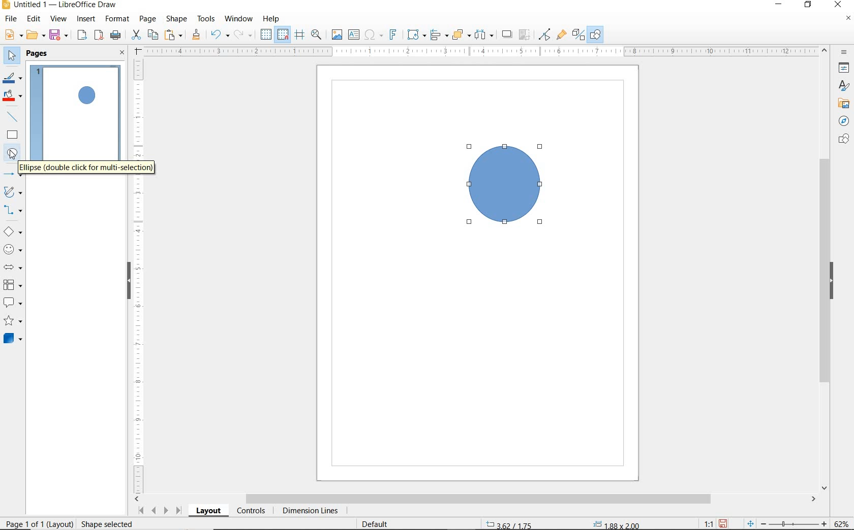  Describe the element at coordinates (787, 524) in the screenshot. I see `ZOOM OUT OR ZOOM IN` at that location.